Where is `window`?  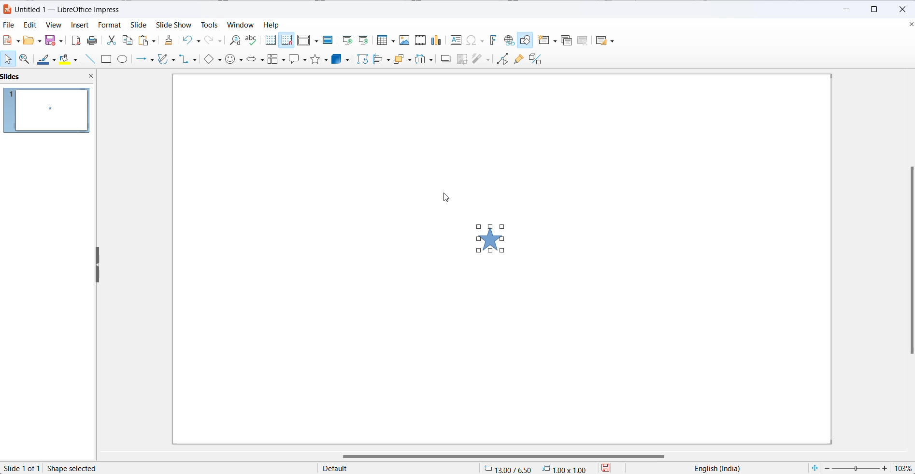 window is located at coordinates (241, 25).